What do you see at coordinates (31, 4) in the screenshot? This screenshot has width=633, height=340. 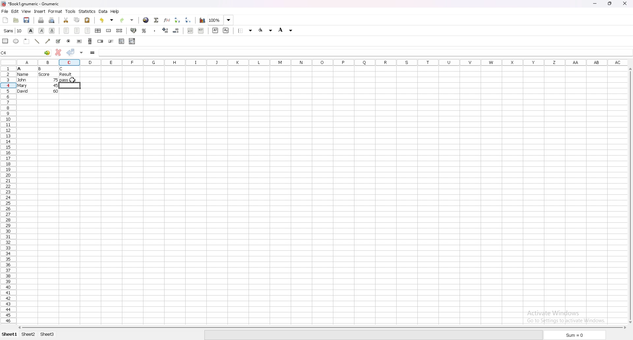 I see `file name` at bounding box center [31, 4].